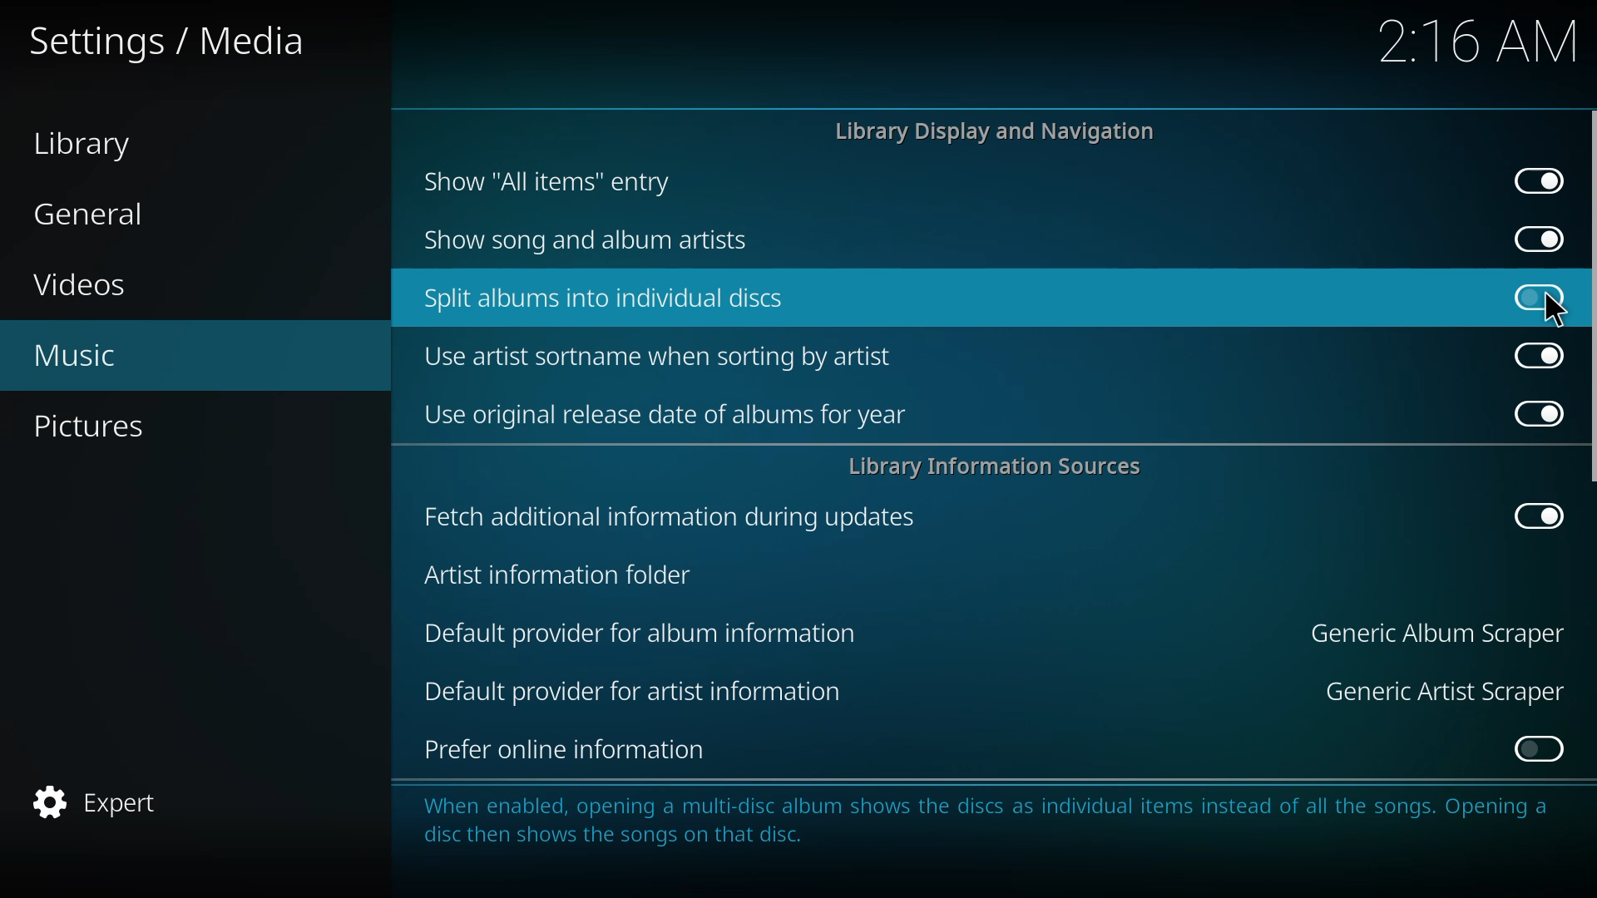  What do you see at coordinates (1534, 354) in the screenshot?
I see `enabled` at bounding box center [1534, 354].